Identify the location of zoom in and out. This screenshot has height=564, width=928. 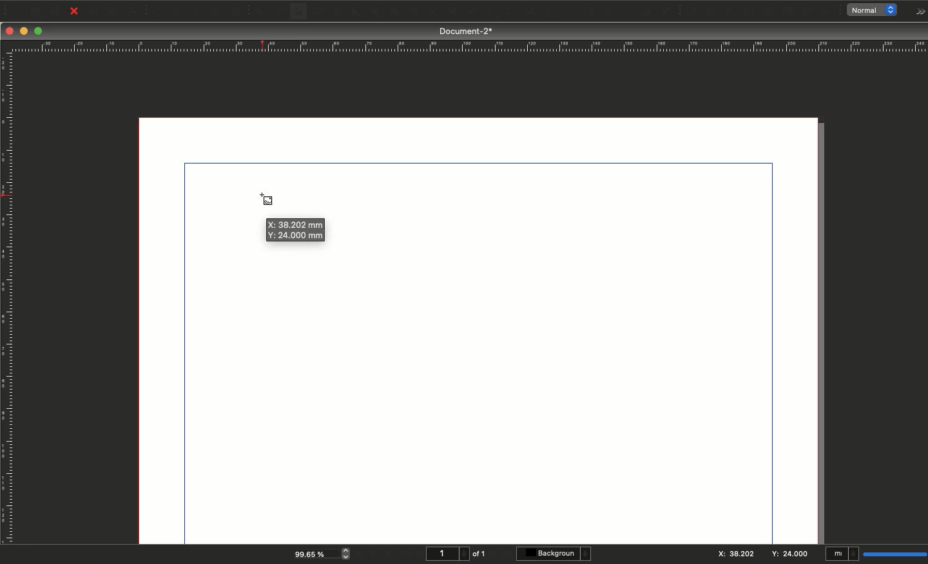
(348, 553).